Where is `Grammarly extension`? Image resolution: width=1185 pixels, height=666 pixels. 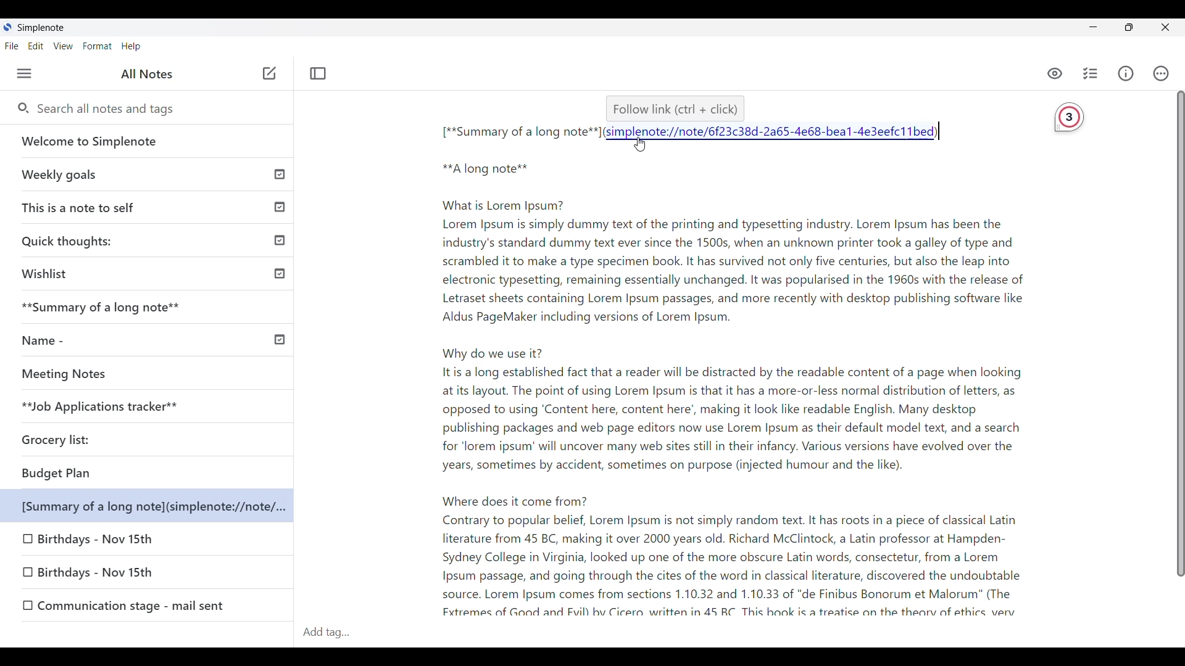 Grammarly extension is located at coordinates (1063, 119).